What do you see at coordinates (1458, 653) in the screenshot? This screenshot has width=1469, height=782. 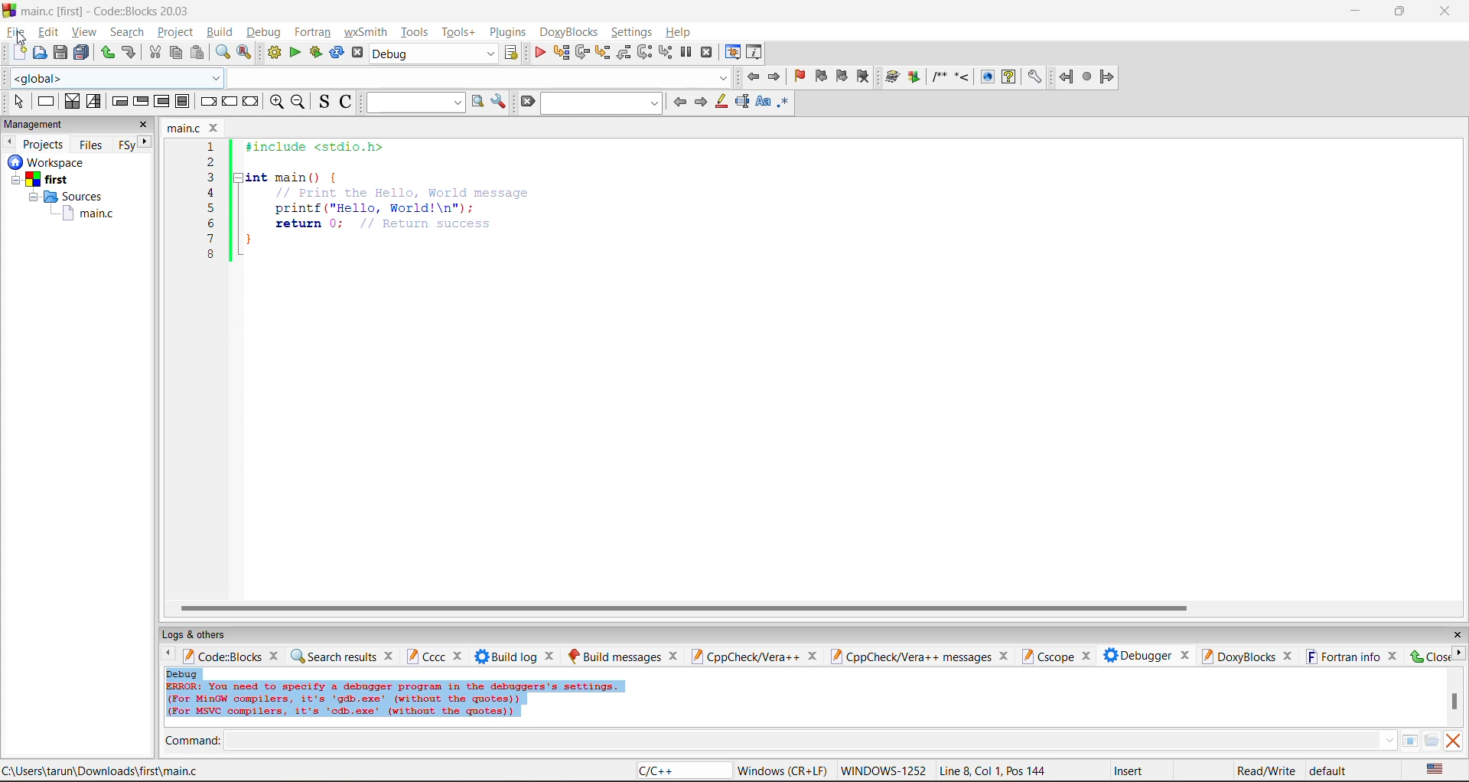 I see `next` at bounding box center [1458, 653].